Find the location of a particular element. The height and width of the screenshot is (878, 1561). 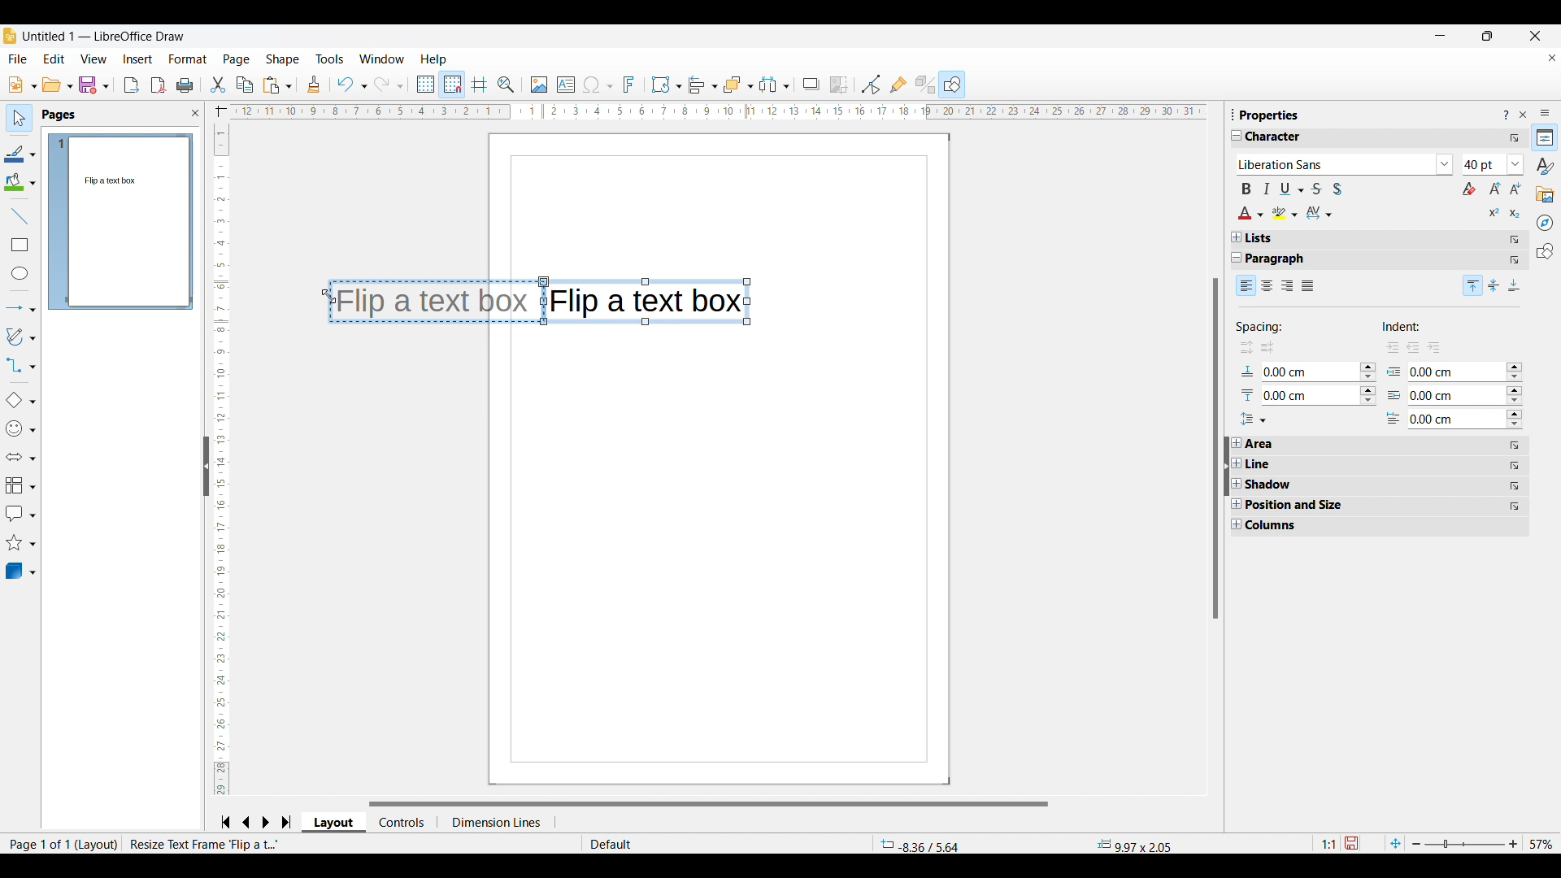

Character spacing options is located at coordinates (1320, 213).